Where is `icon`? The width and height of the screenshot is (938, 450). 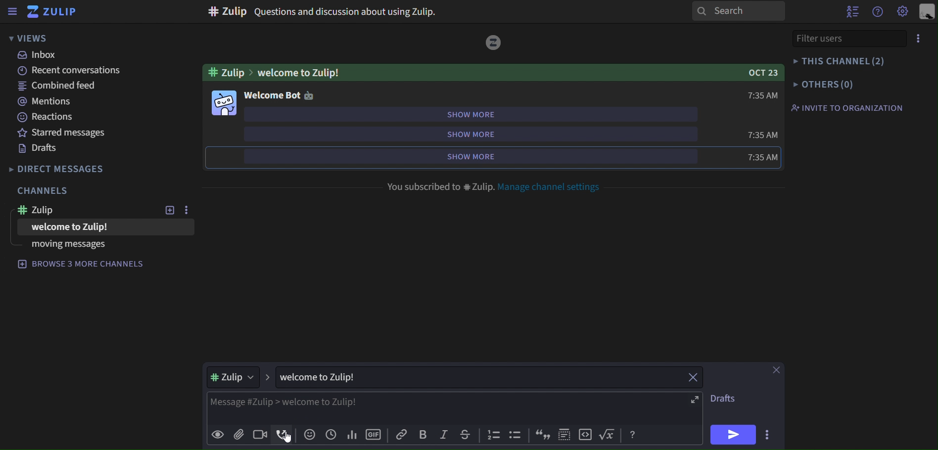
icon is located at coordinates (515, 435).